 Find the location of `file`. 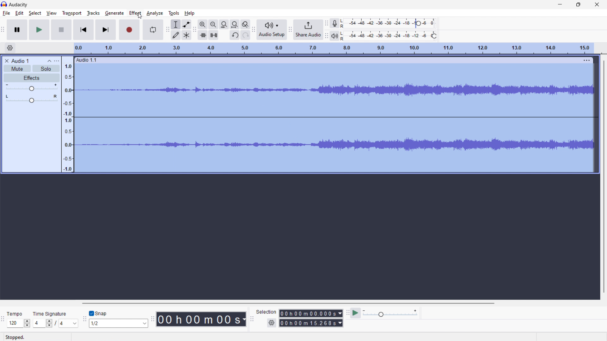

file is located at coordinates (6, 13).